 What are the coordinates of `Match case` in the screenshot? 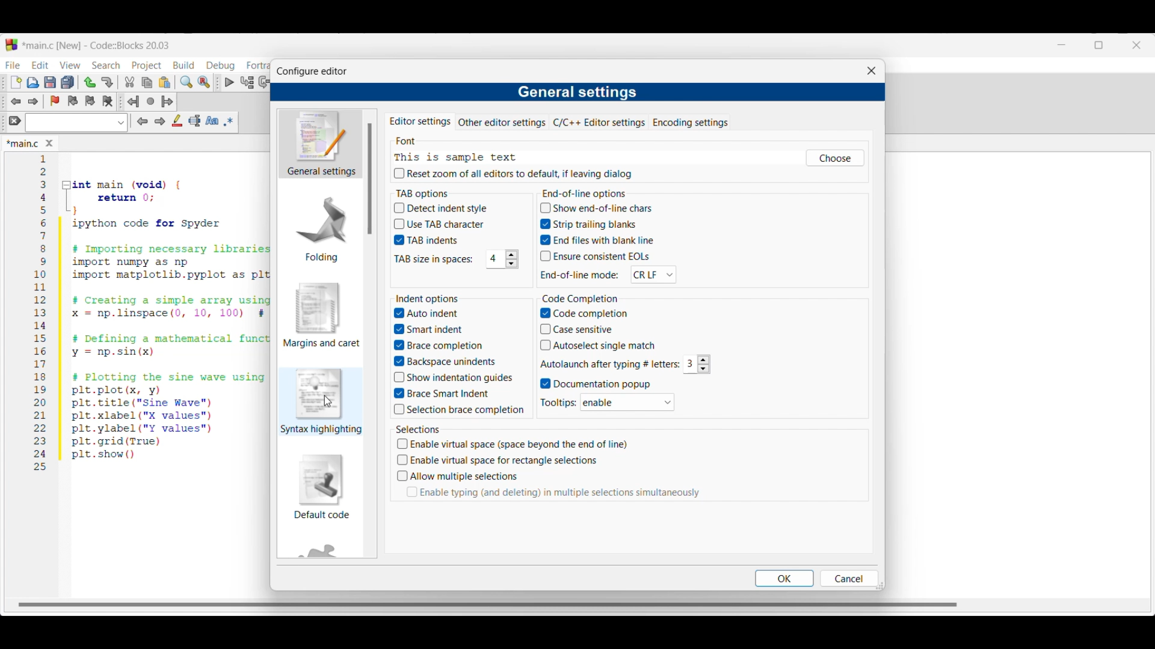 It's located at (212, 120).